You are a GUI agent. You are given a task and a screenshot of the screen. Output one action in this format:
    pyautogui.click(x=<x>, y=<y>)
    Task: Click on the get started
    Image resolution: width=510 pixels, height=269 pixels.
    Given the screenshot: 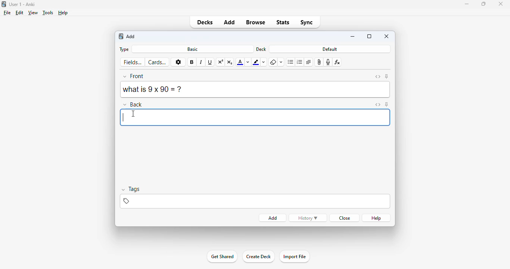 What is the action you would take?
    pyautogui.click(x=222, y=256)
    